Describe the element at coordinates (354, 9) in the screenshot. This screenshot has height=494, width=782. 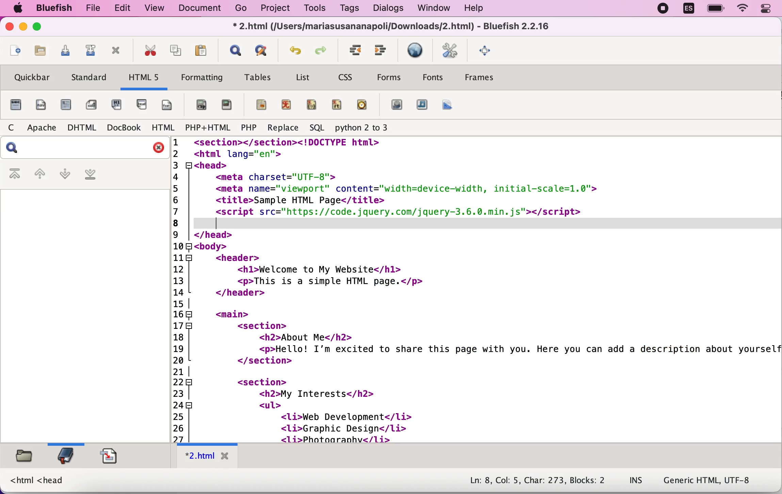
I see `tags` at that location.